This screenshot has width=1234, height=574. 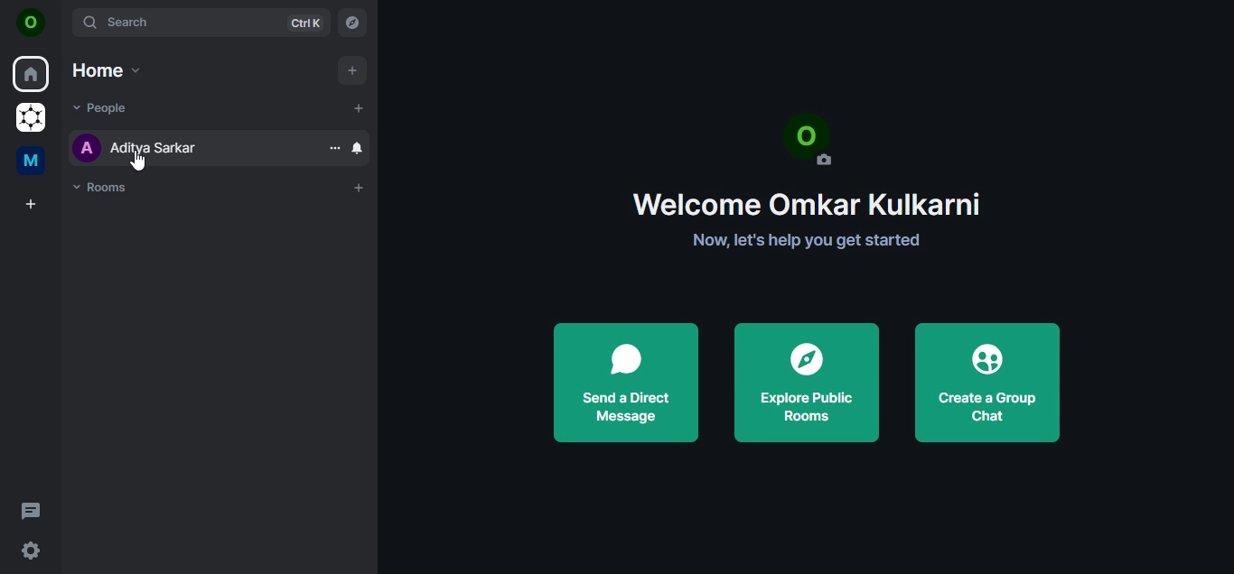 I want to click on home, so click(x=108, y=69).